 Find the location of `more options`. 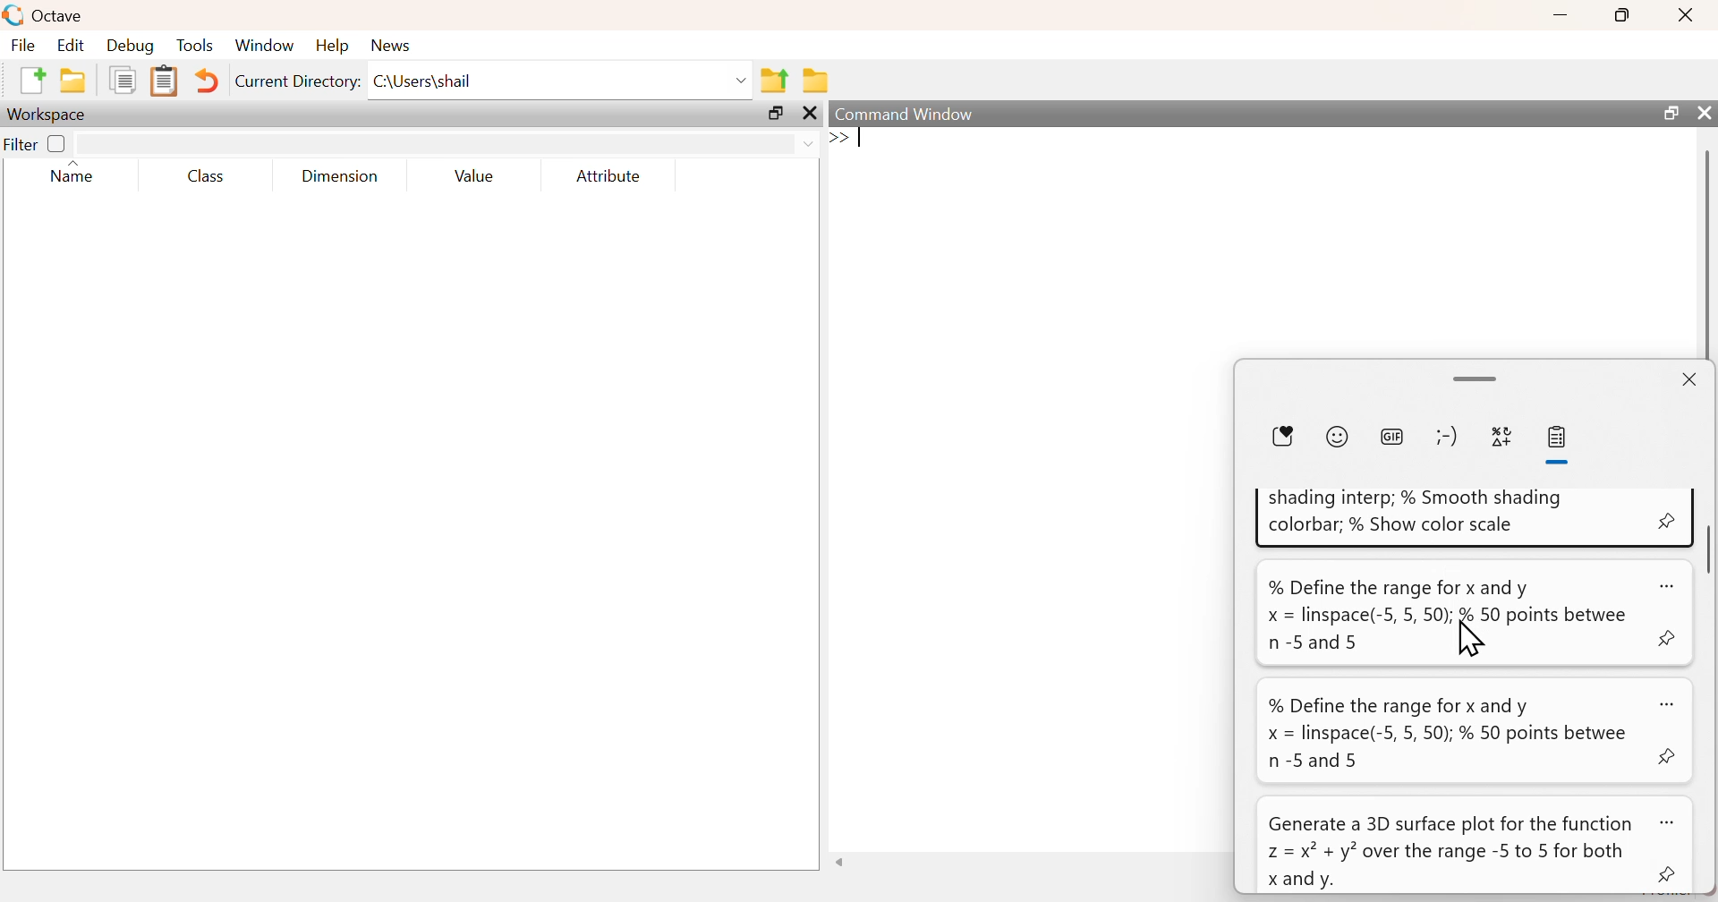

more options is located at coordinates (1668, 585).